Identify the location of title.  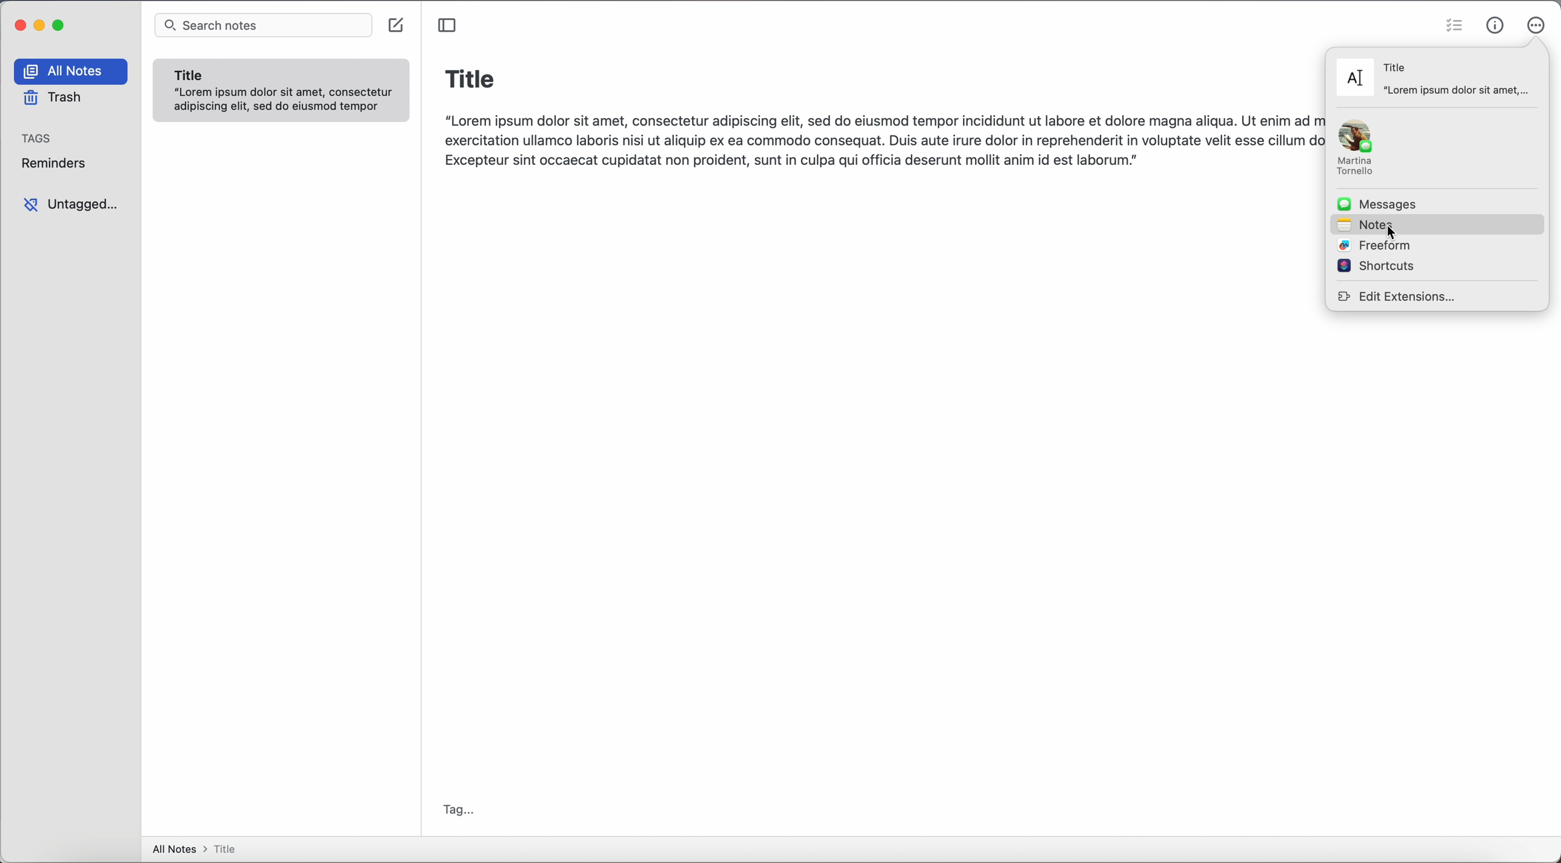
(470, 77).